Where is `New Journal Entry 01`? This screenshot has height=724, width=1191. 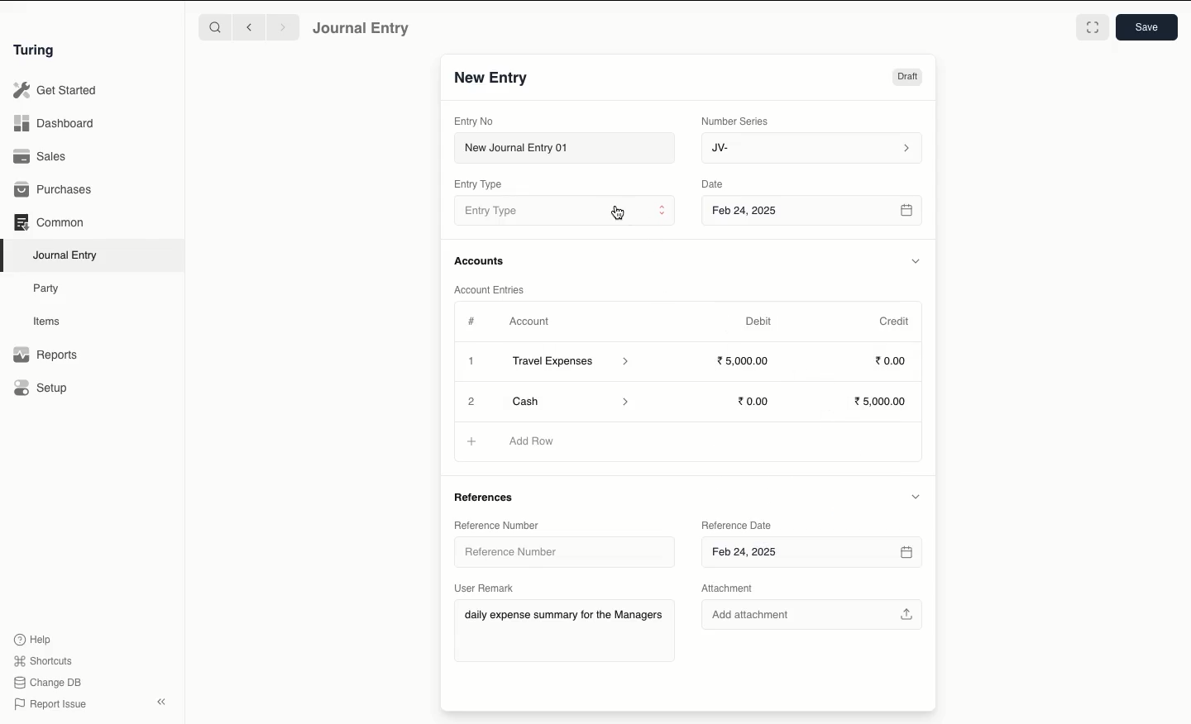
New Journal Entry 01 is located at coordinates (563, 147).